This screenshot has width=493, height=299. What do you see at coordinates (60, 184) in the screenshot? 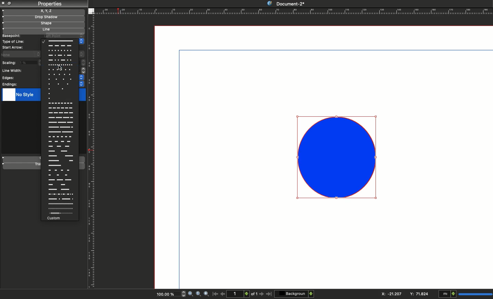
I see `line option` at bounding box center [60, 184].